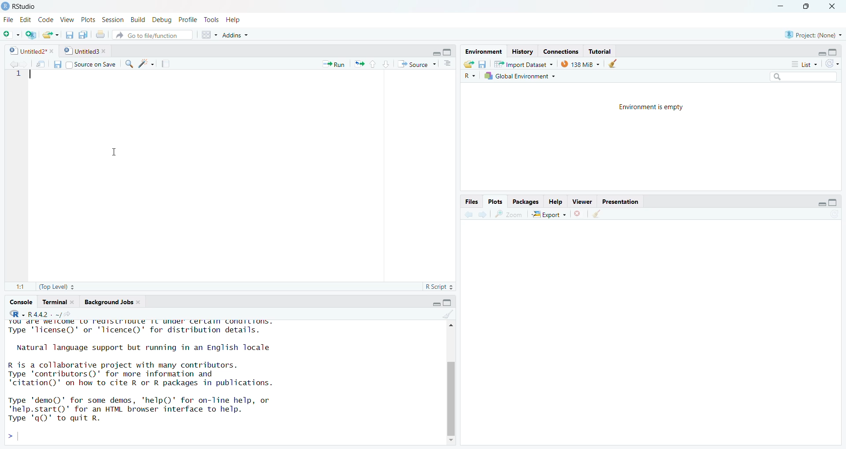 Image resolution: width=846 pixels, height=449 pixels. Describe the element at coordinates (436, 302) in the screenshot. I see `Maximise/minimise` at that location.